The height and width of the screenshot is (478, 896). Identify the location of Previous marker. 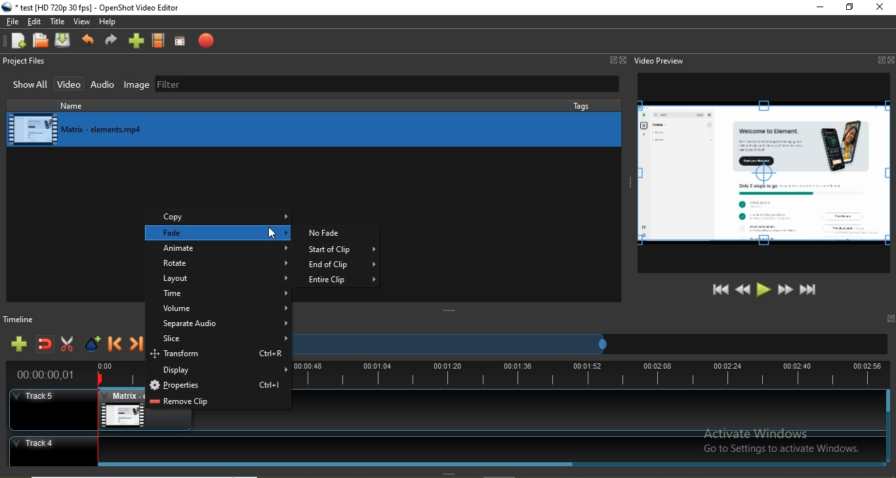
(115, 346).